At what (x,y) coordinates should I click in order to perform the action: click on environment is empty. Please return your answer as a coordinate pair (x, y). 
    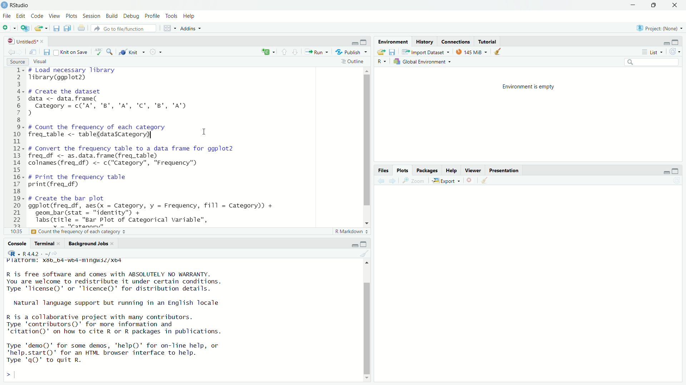
    Looking at the image, I should click on (528, 87).